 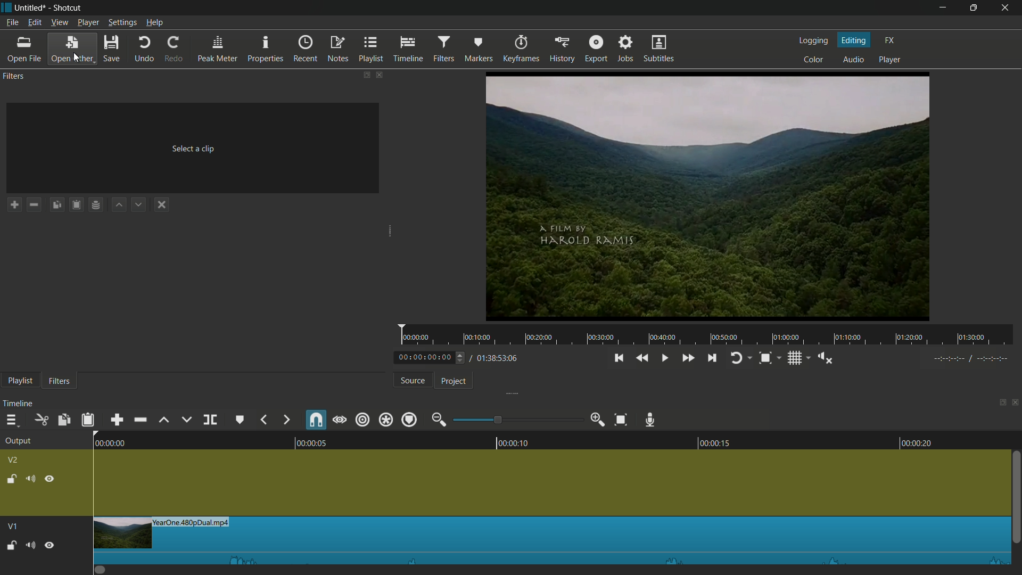 I want to click on show volume control, so click(x=825, y=357).